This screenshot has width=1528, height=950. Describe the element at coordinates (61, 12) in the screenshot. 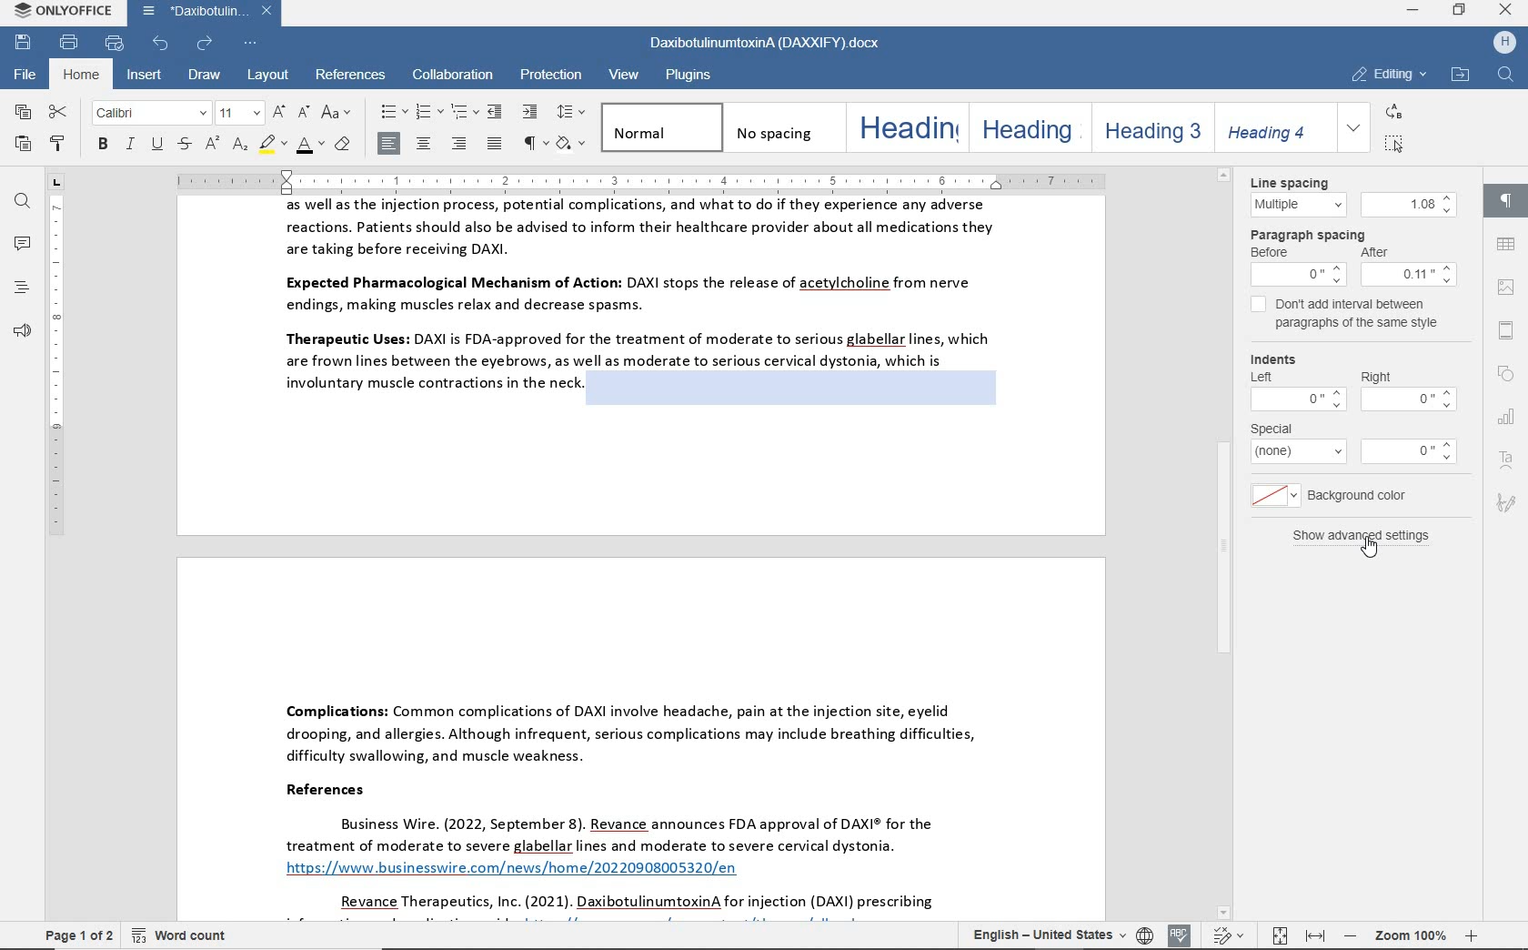

I see `system name` at that location.